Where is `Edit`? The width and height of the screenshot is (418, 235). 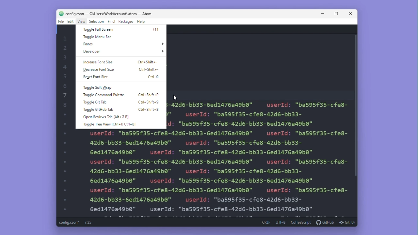
Edit is located at coordinates (71, 22).